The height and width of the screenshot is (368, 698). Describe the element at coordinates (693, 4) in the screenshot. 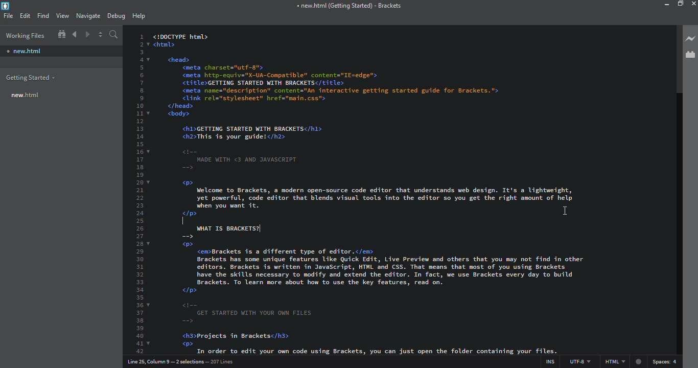

I see `close` at that location.